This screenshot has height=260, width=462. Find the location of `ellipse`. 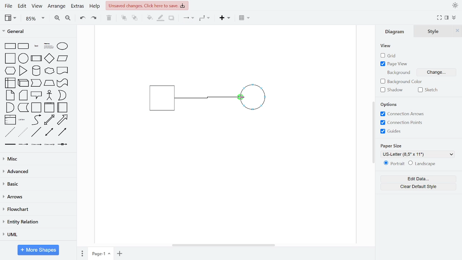

ellipse is located at coordinates (64, 47).